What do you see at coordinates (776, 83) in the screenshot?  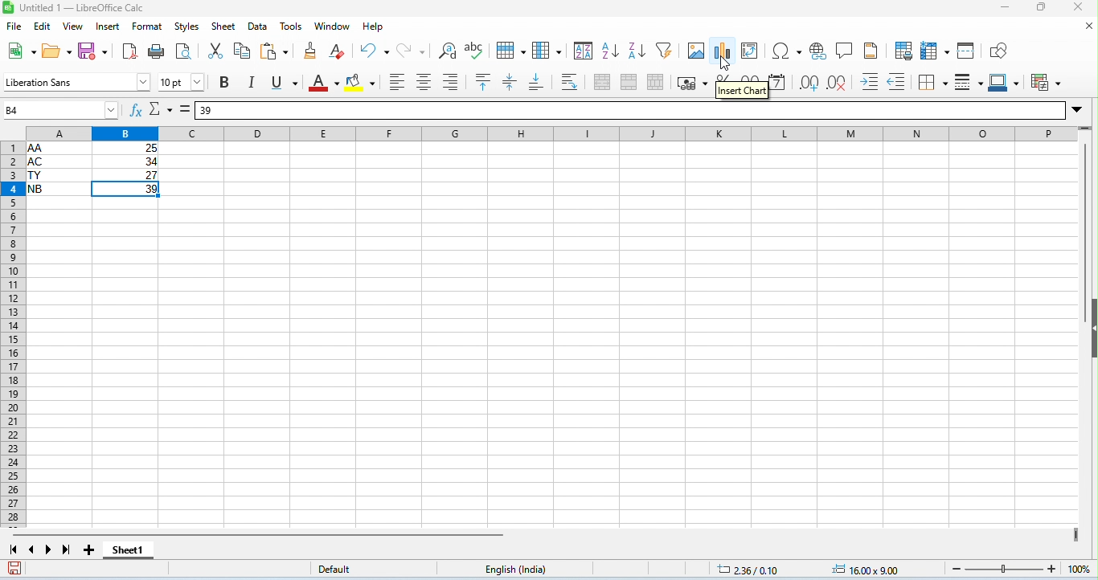 I see `format as date` at bounding box center [776, 83].